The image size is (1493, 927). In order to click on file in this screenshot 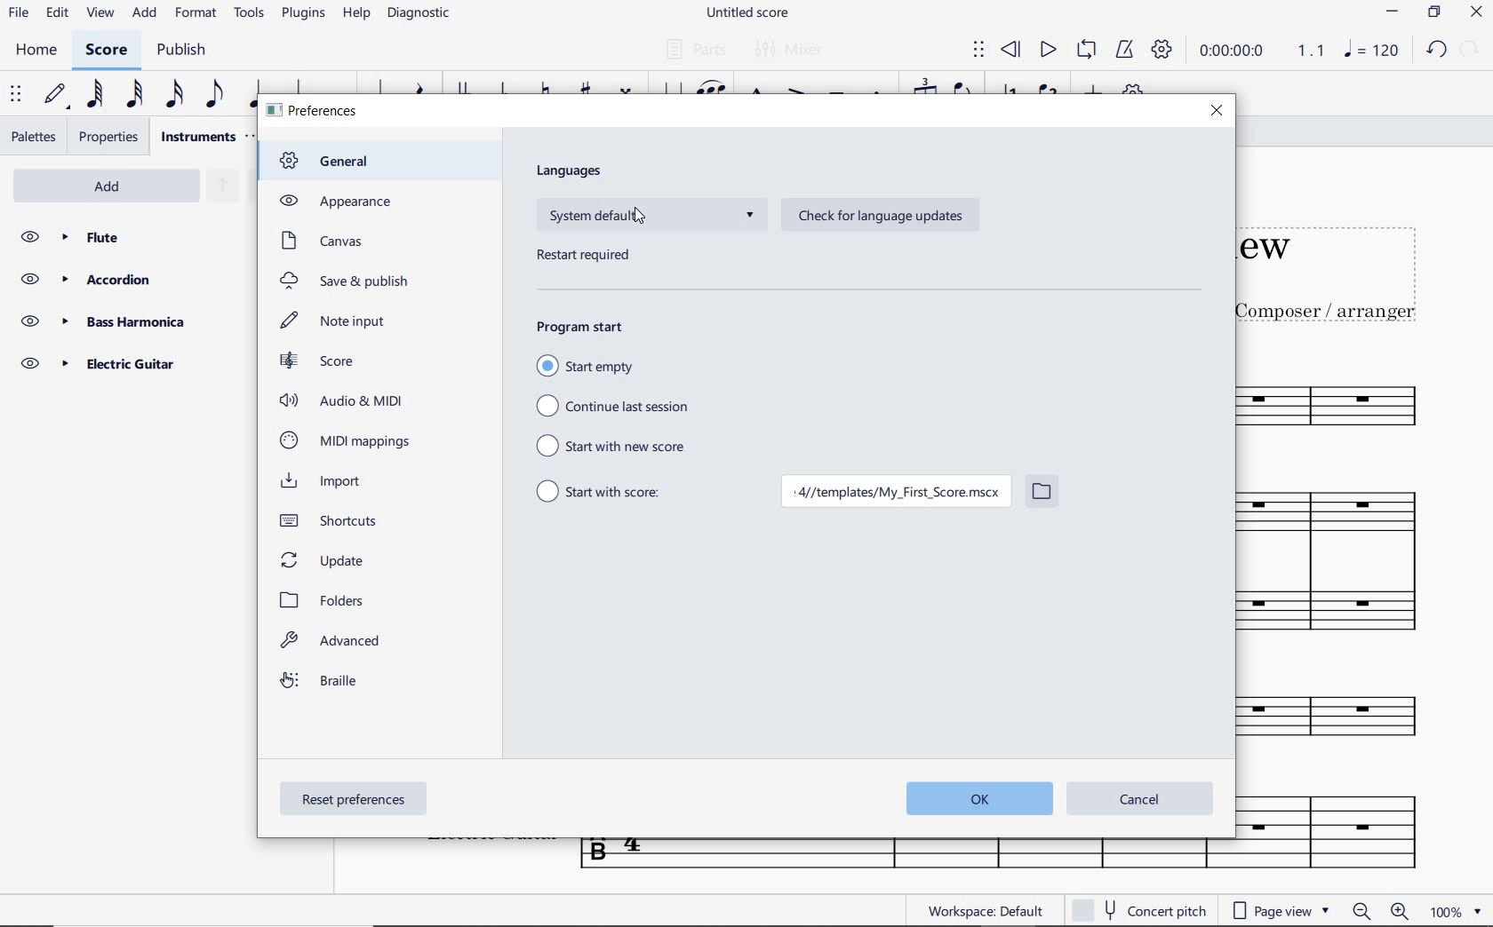, I will do `click(19, 15)`.